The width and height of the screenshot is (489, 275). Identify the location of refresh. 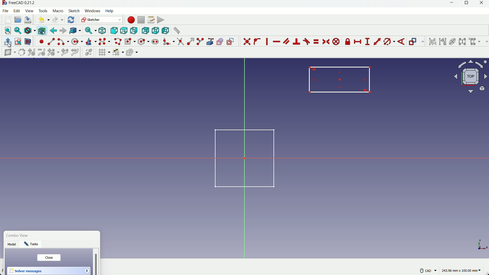
(72, 20).